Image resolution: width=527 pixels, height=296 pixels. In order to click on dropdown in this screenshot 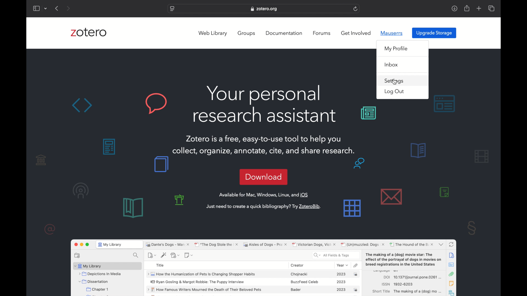, I will do `click(46, 9)`.